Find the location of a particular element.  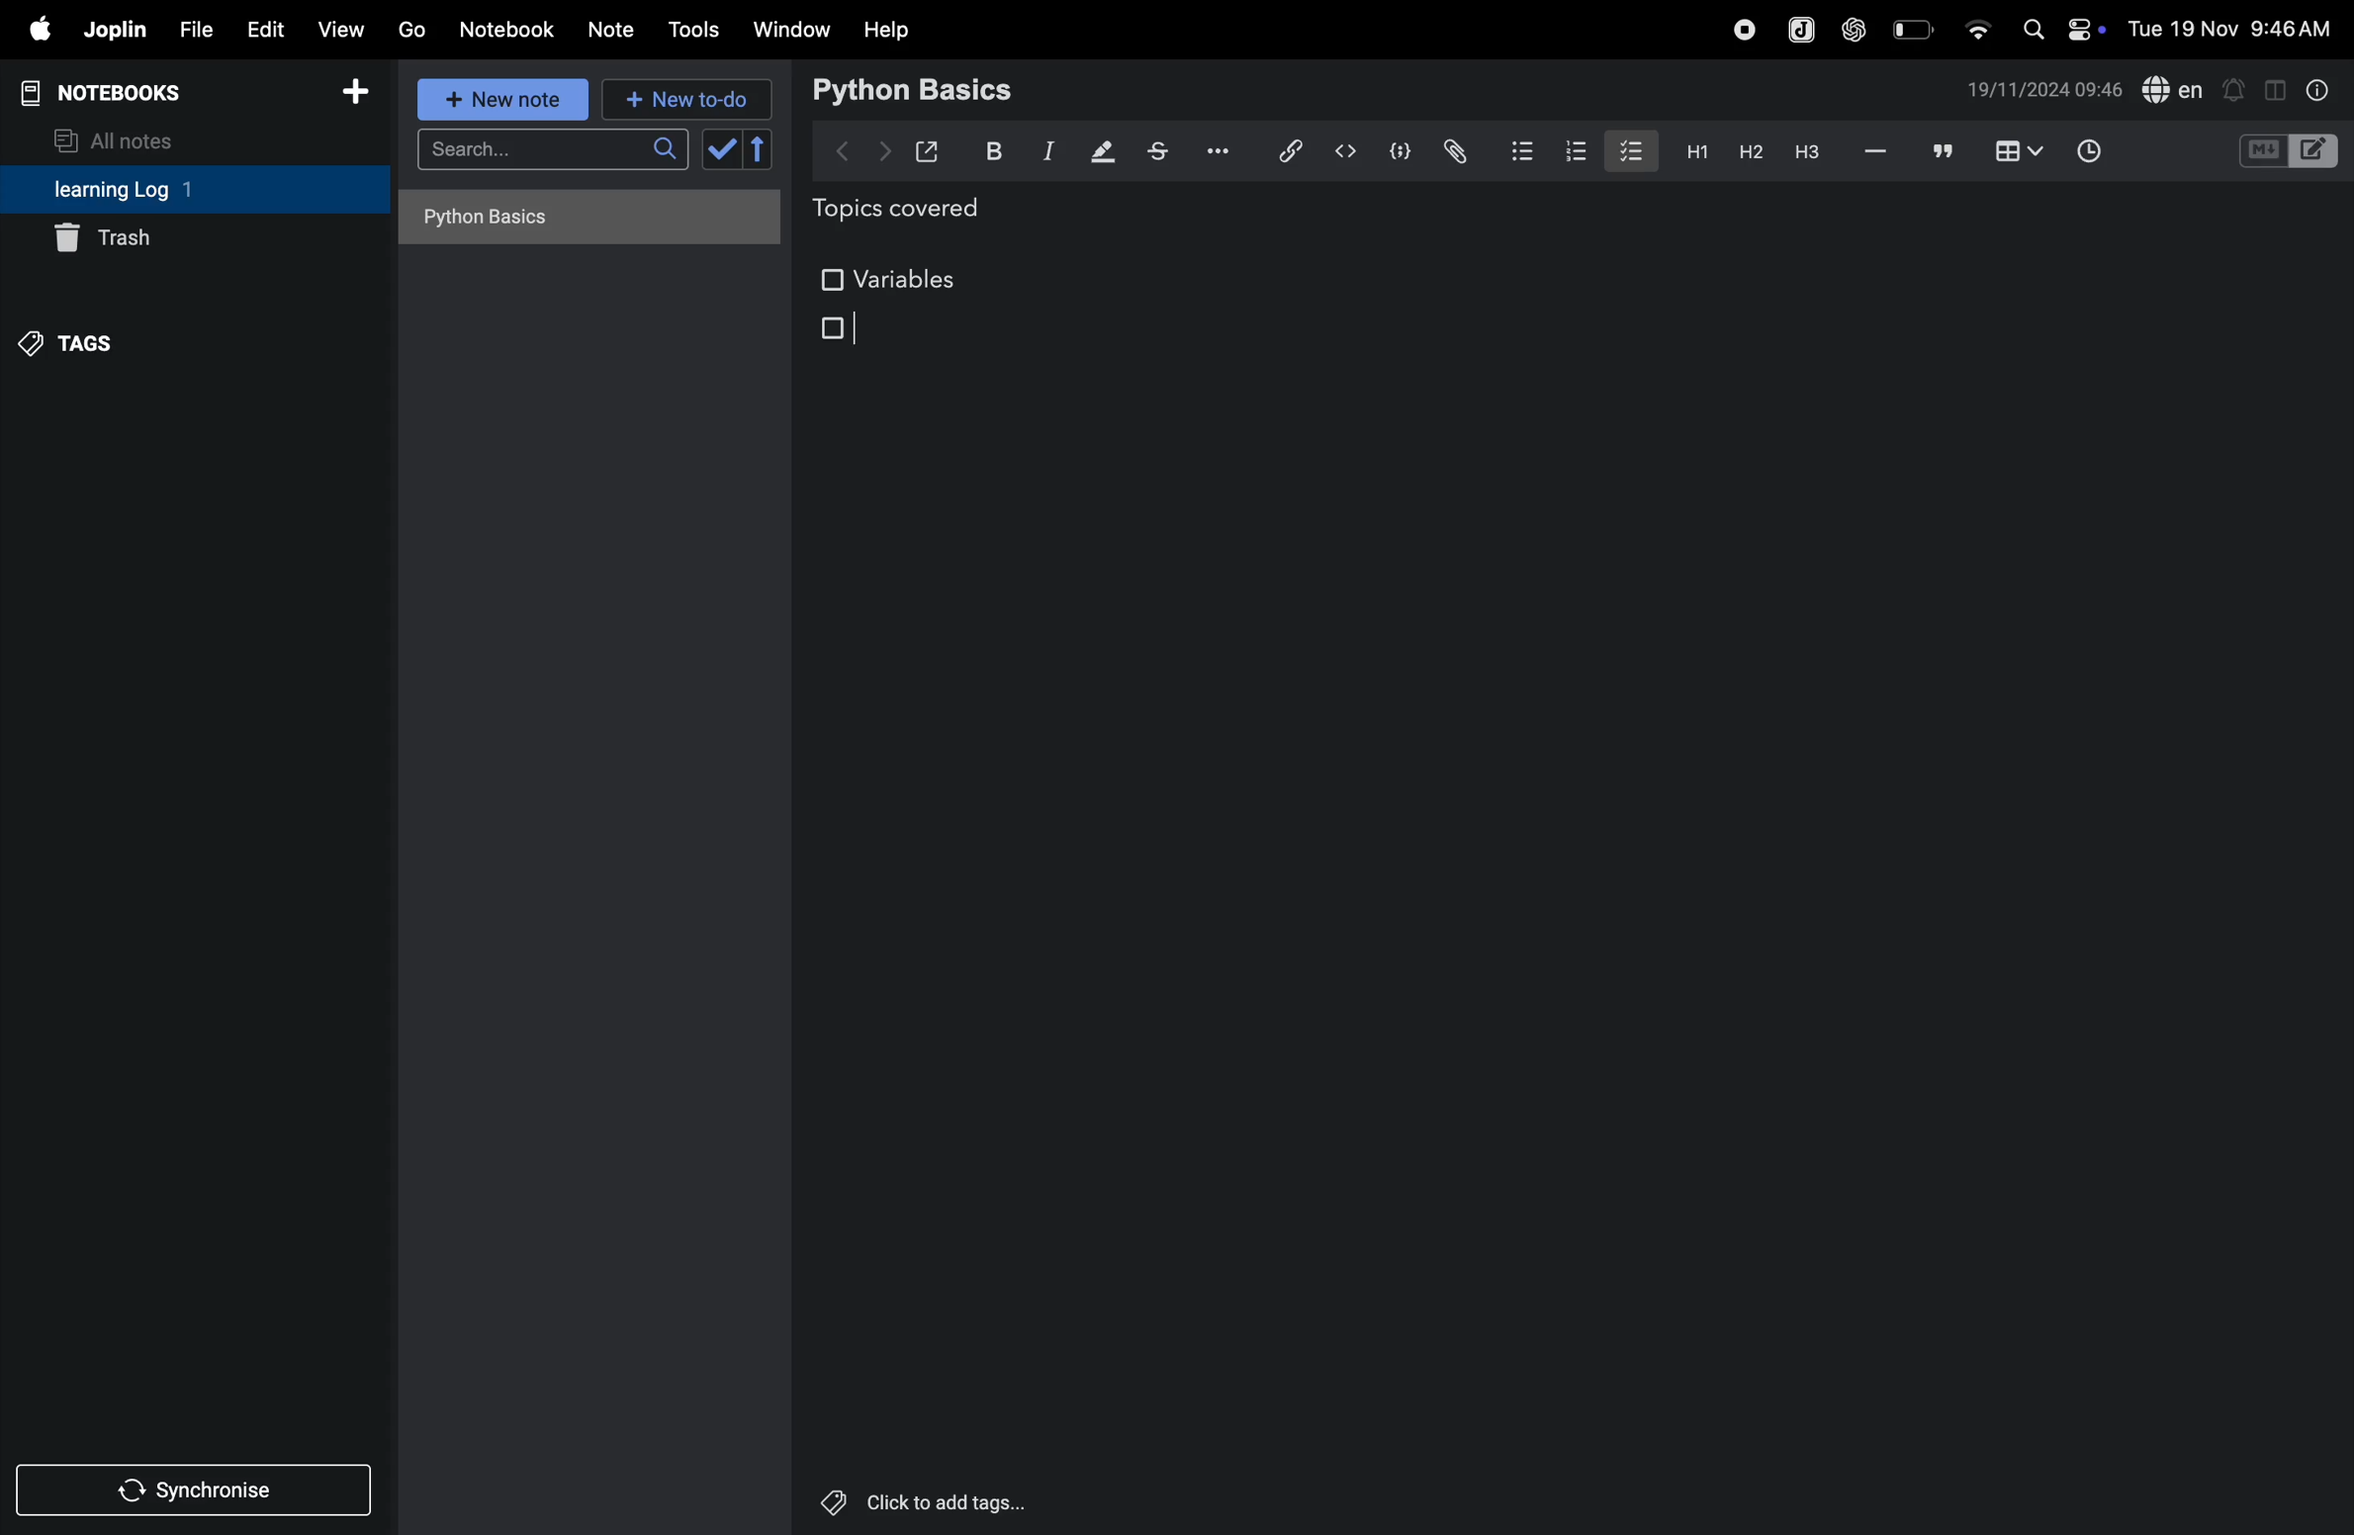

displaying is located at coordinates (1104, 153).